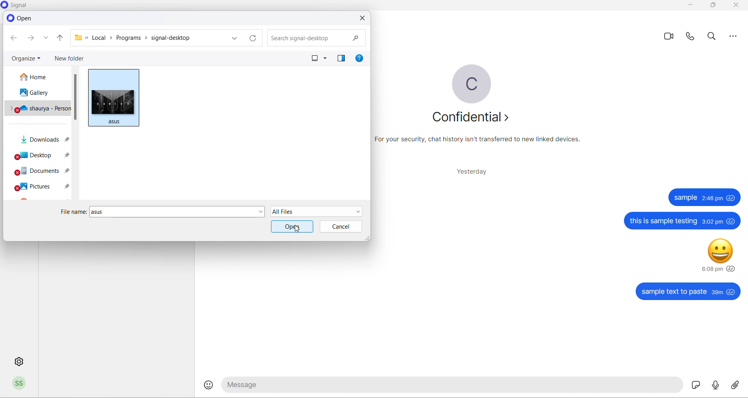 The height and width of the screenshot is (398, 748). I want to click on path , so click(147, 37).